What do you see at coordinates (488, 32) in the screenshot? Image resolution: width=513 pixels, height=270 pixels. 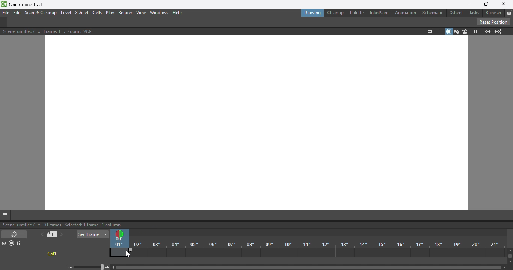 I see `Preview` at bounding box center [488, 32].